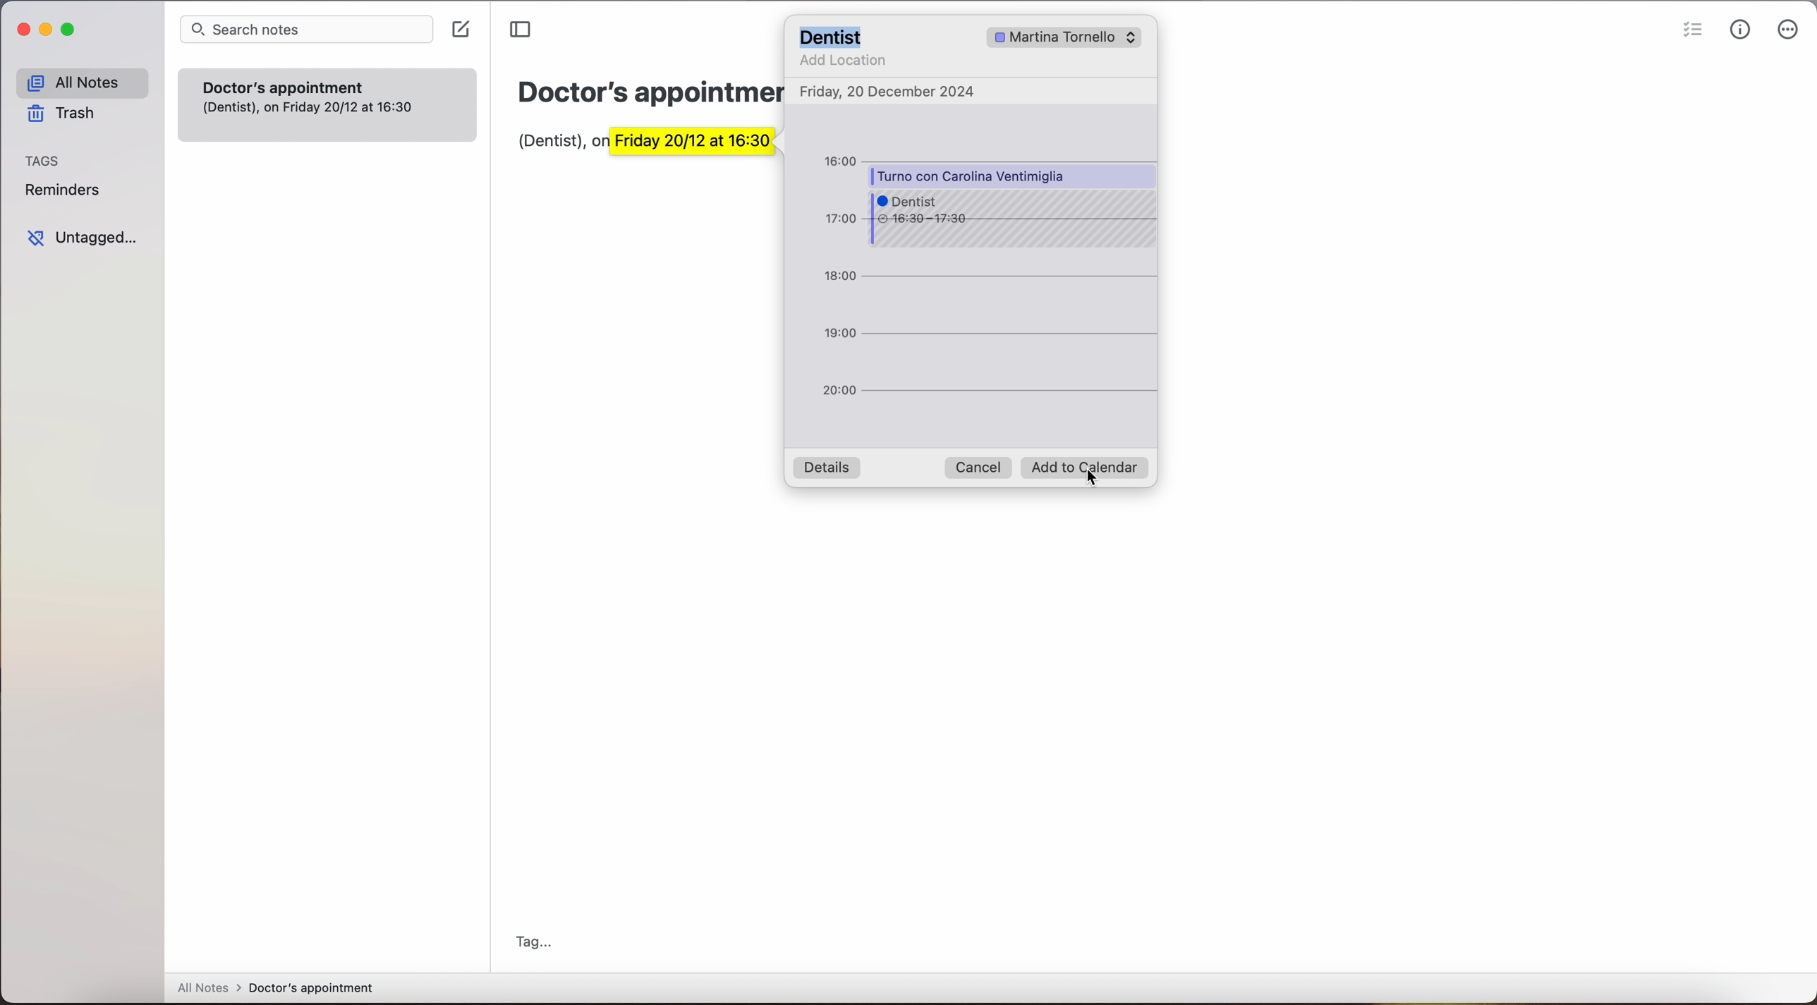  I want to click on (Dentist), on, so click(554, 145).